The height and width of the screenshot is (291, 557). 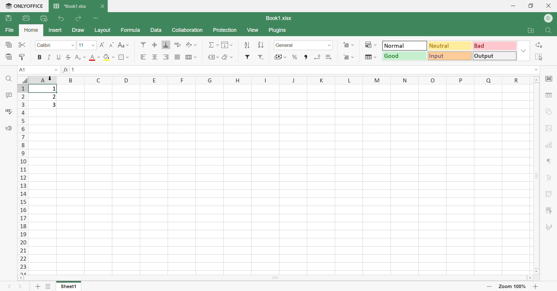 I want to click on Table settings, so click(x=550, y=96).